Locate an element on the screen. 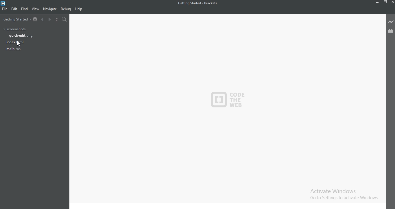 Image resolution: width=395 pixels, height=209 pixels. find is located at coordinates (25, 9).